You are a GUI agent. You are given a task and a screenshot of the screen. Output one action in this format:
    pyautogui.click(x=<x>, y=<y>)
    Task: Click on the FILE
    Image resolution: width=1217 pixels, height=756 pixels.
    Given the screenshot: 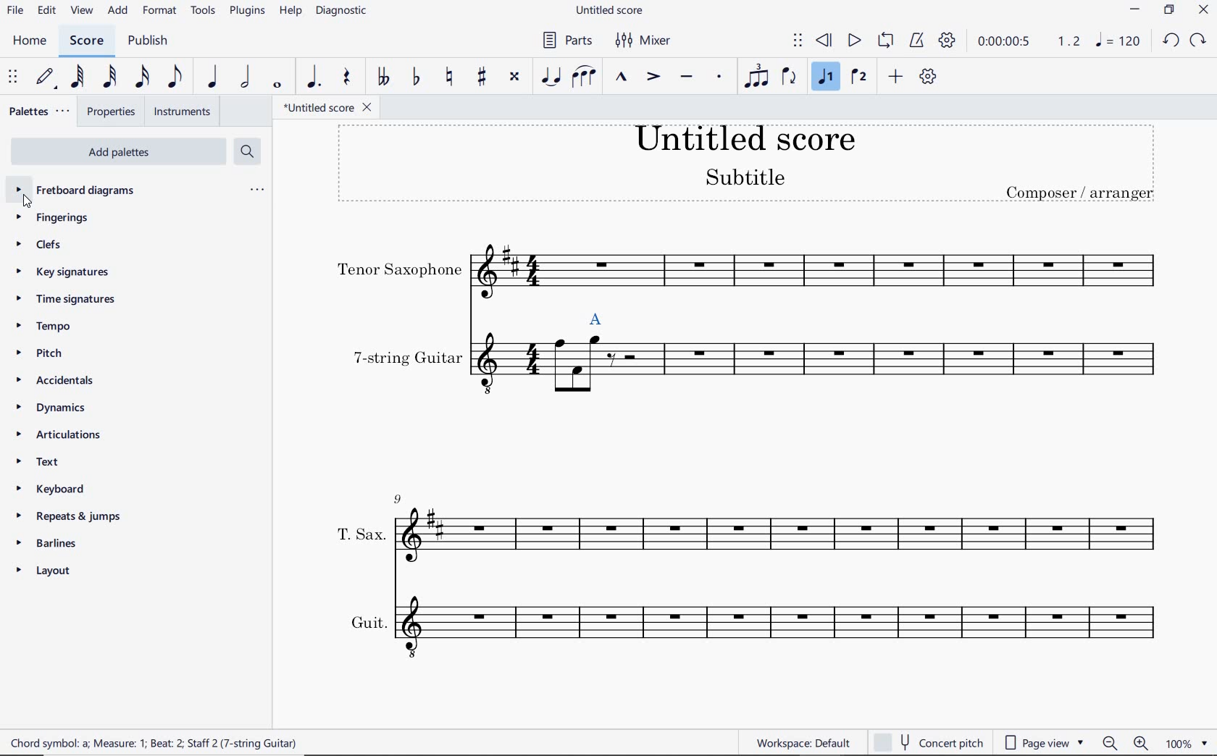 What is the action you would take?
    pyautogui.click(x=15, y=12)
    